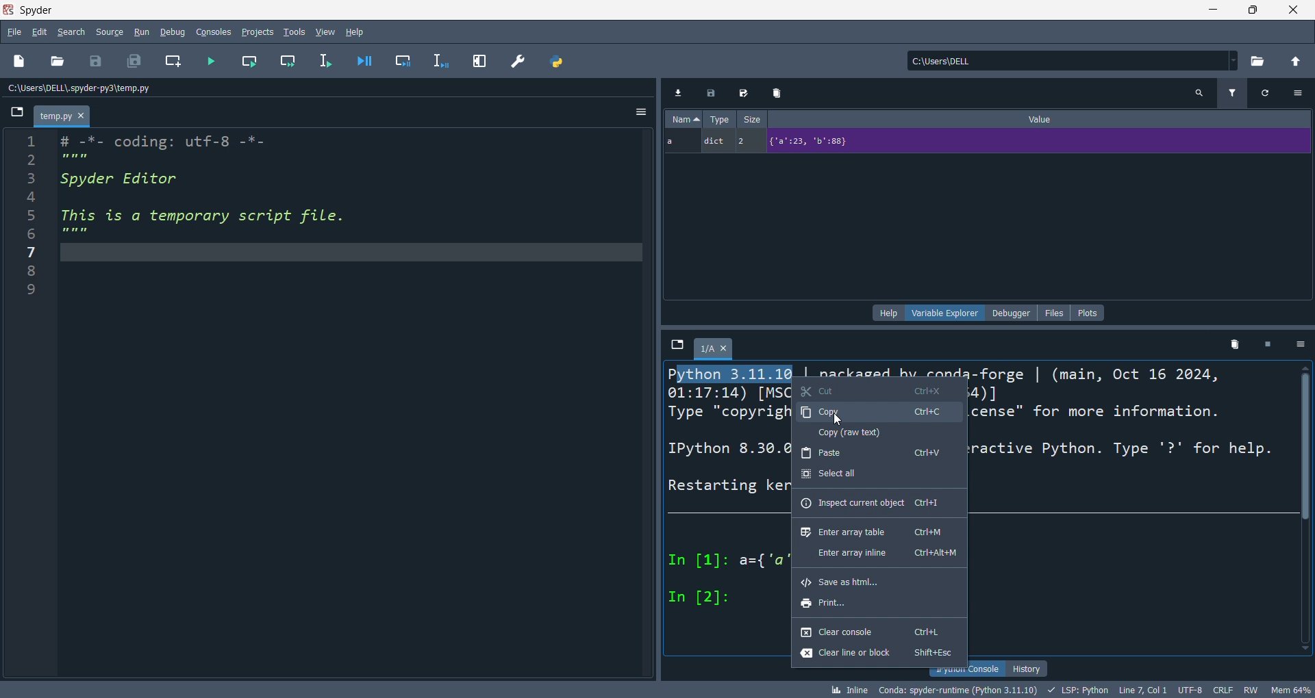 This screenshot has height=698, width=1315. What do you see at coordinates (63, 115) in the screenshot?
I see `temp.py tab` at bounding box center [63, 115].